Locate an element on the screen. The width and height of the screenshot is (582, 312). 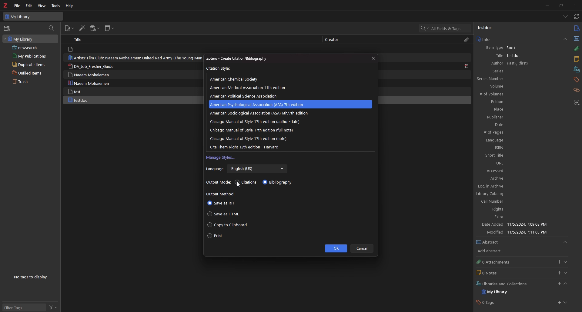
# of Volumes is located at coordinates (517, 95).